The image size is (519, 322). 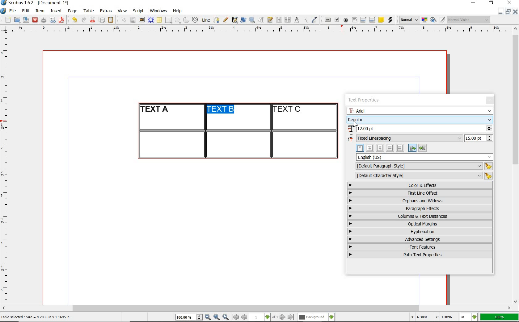 I want to click on text annotation, so click(x=381, y=20).